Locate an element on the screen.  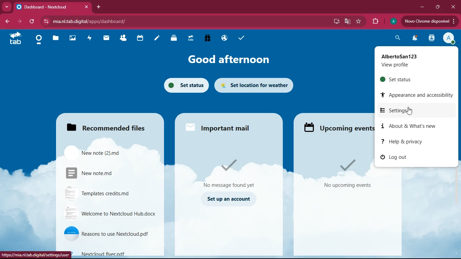
good afternoon  is located at coordinates (227, 60).